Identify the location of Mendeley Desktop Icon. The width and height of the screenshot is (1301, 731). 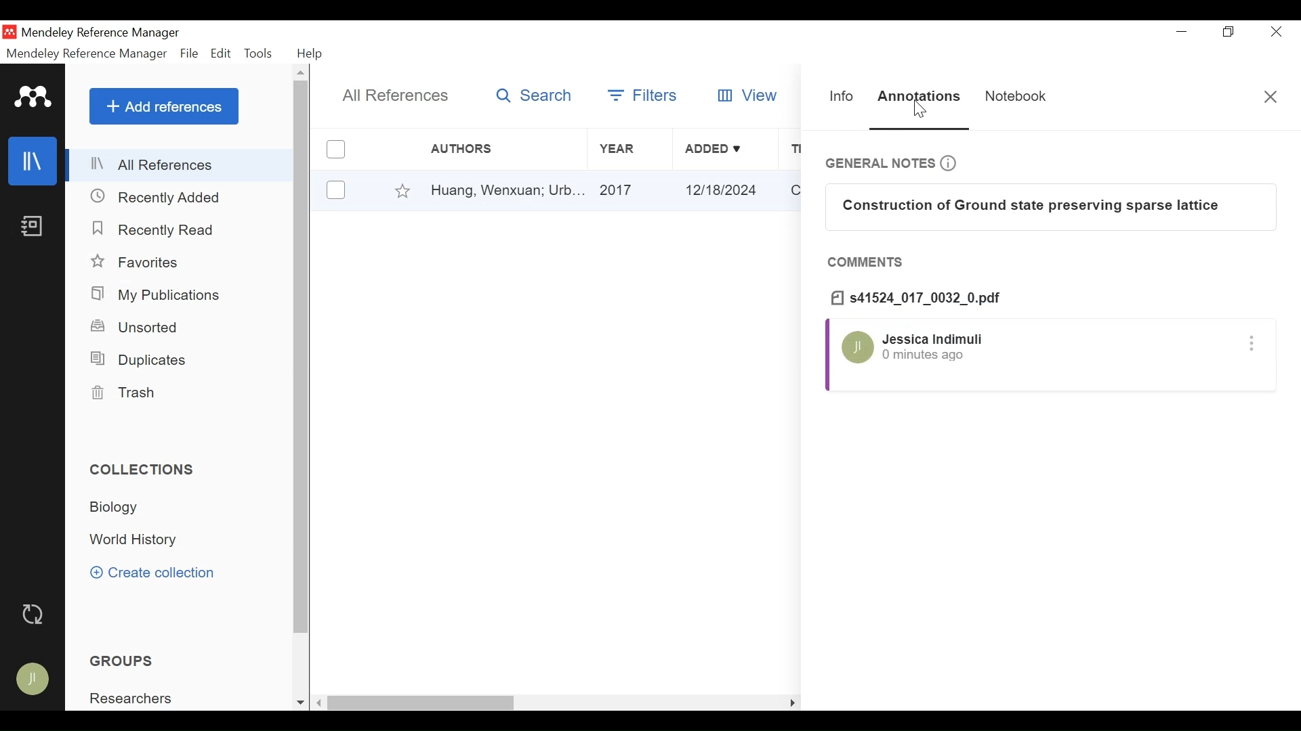
(9, 32).